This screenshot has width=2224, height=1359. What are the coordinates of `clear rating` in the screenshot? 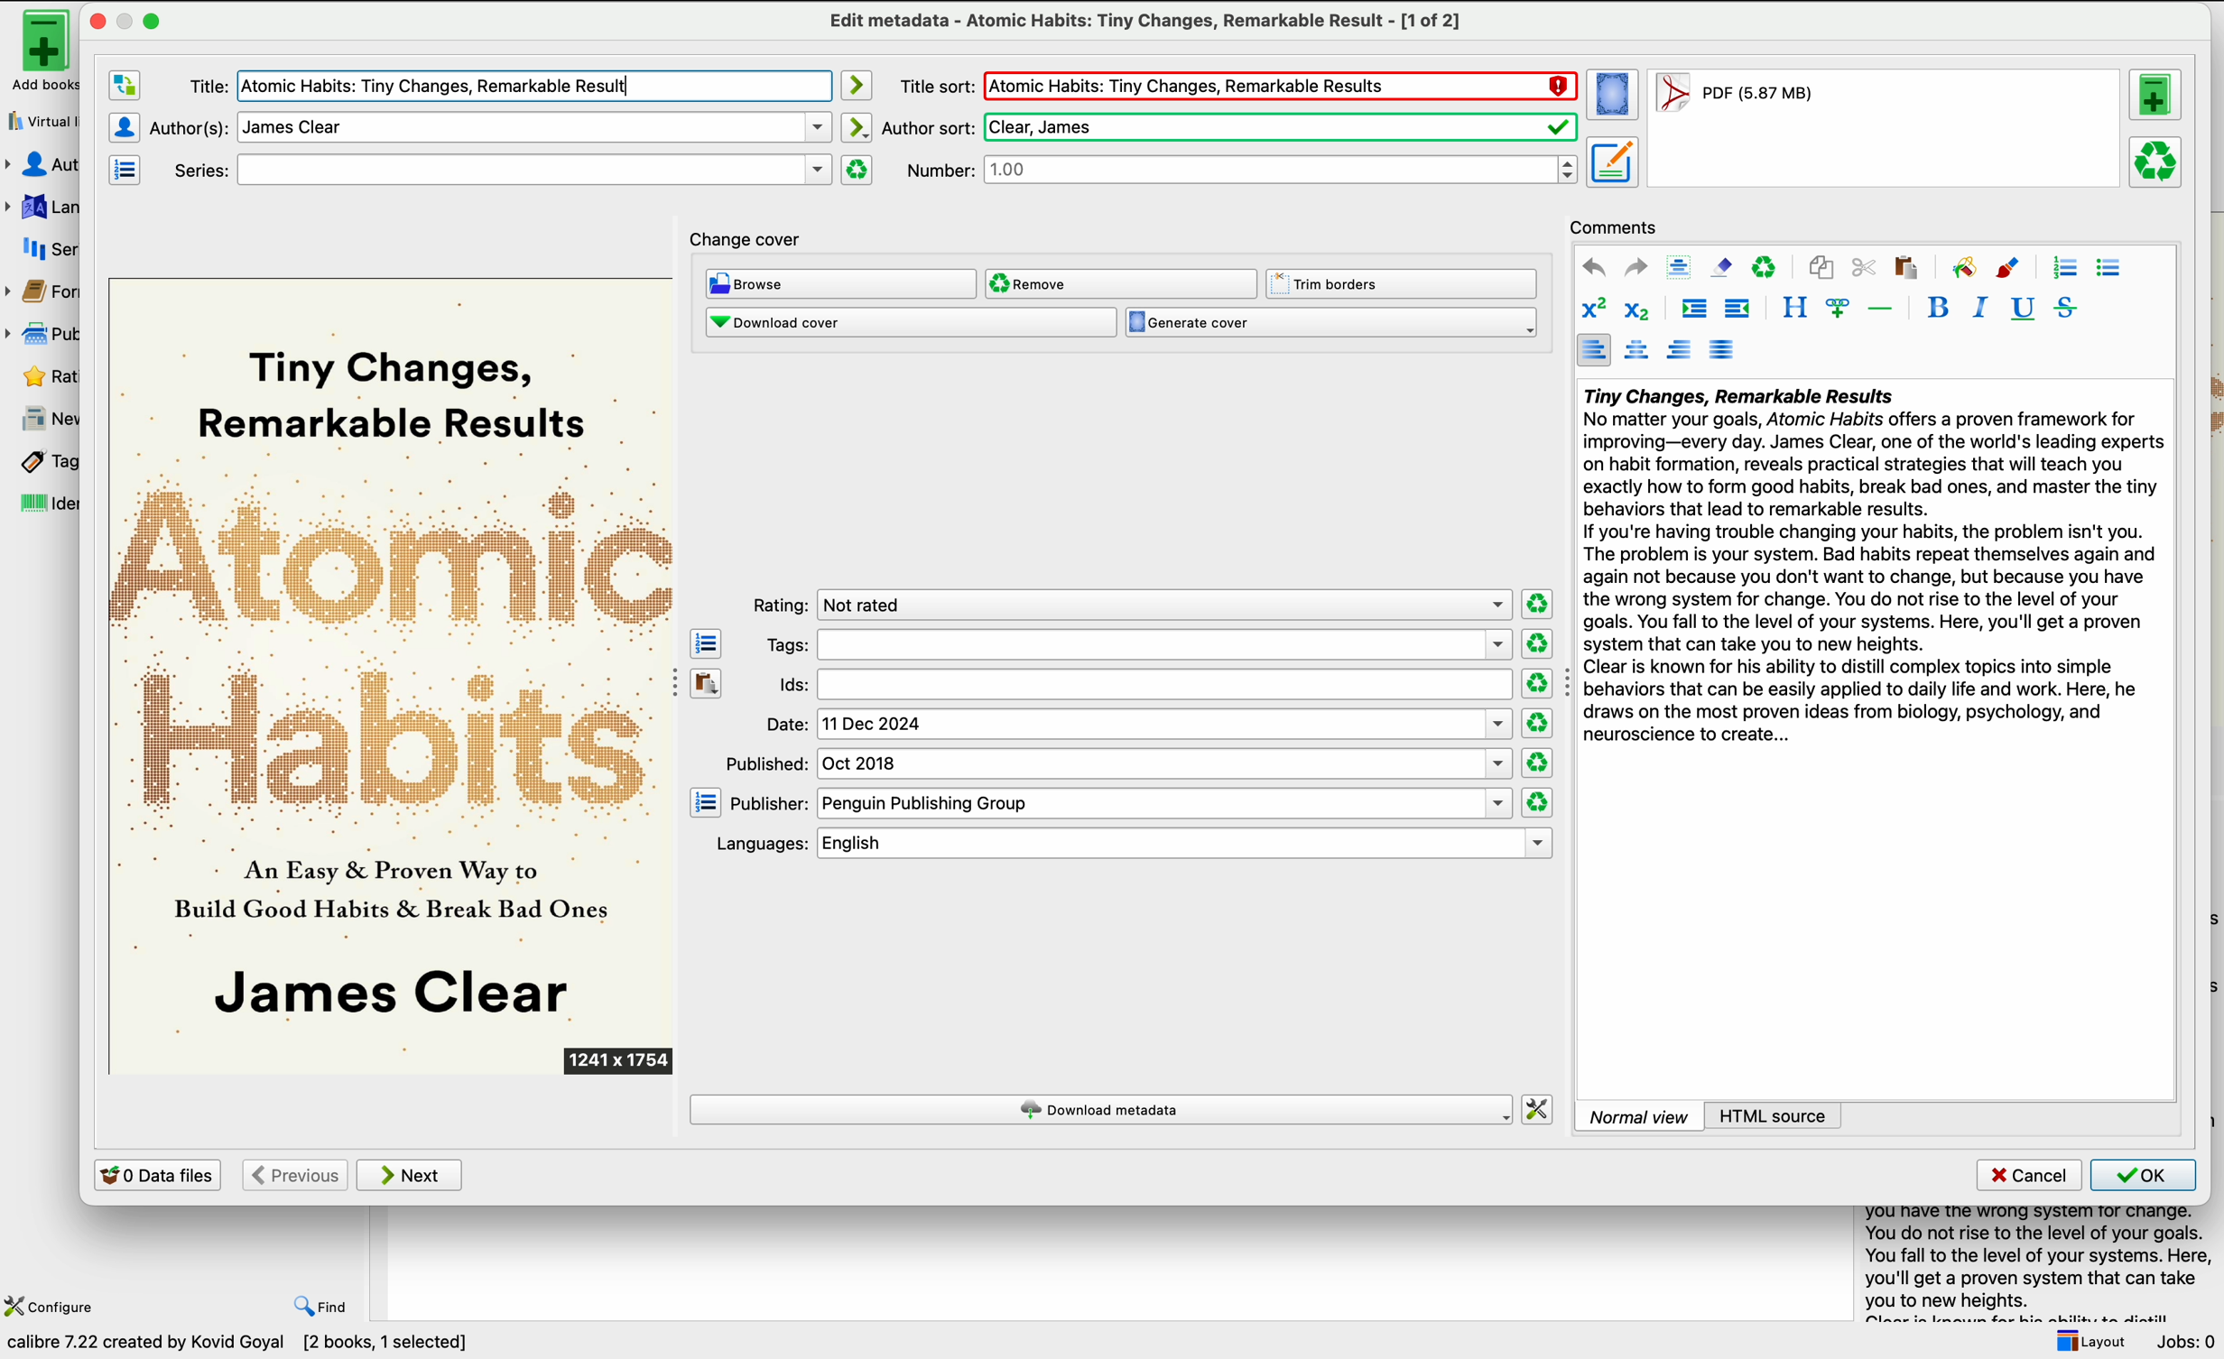 It's located at (1535, 643).